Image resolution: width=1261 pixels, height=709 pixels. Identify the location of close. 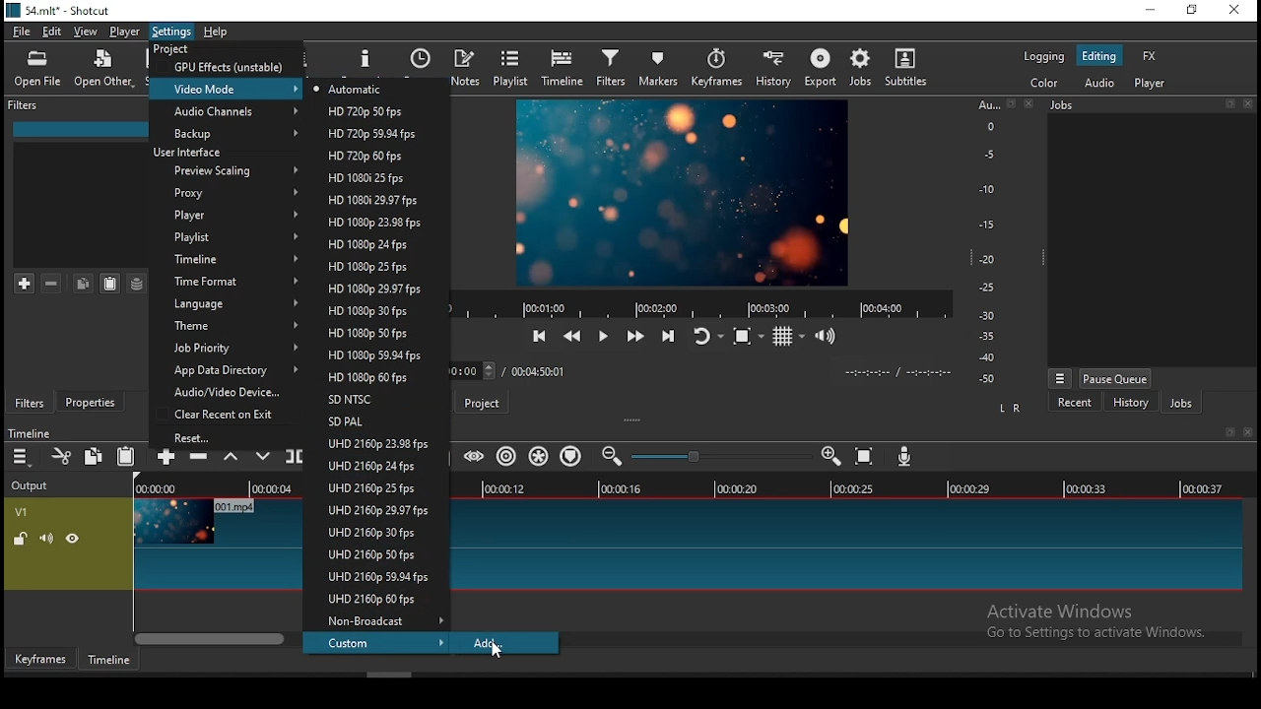
(1031, 103).